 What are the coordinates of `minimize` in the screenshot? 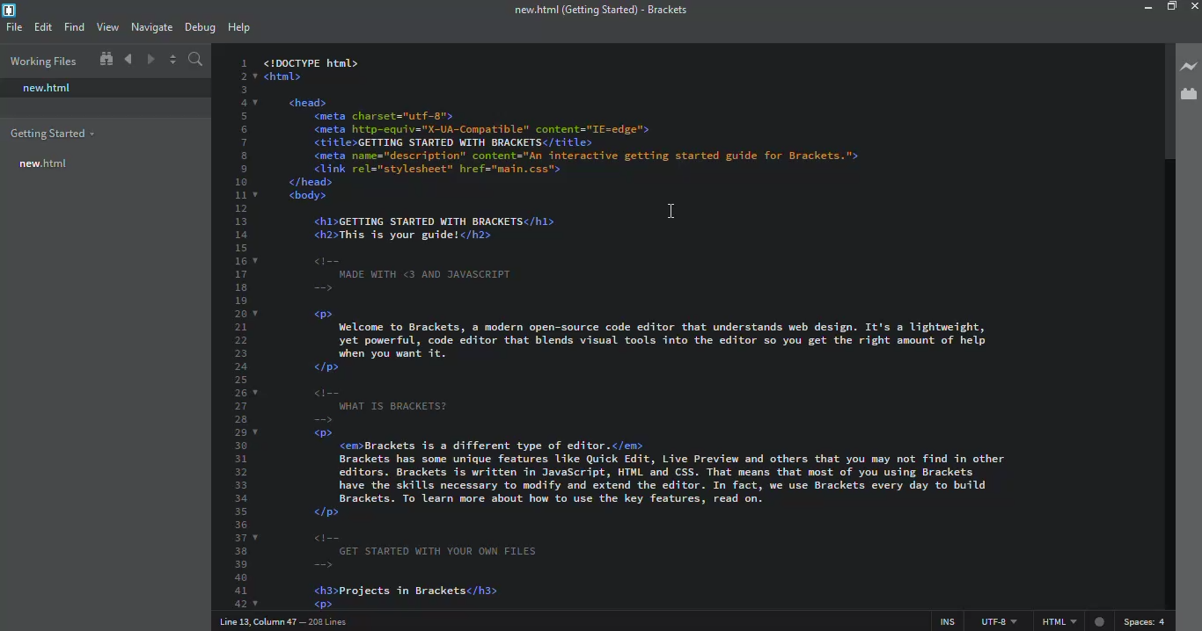 It's located at (1137, 9).